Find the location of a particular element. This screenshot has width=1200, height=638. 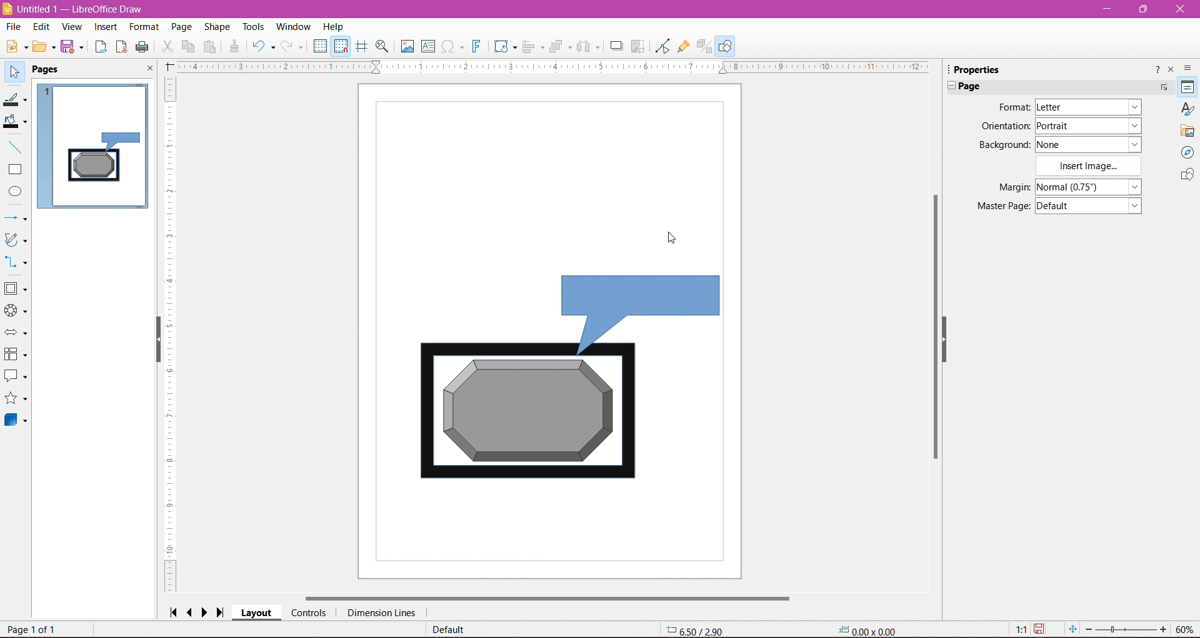

Cursor after action is located at coordinates (672, 238).